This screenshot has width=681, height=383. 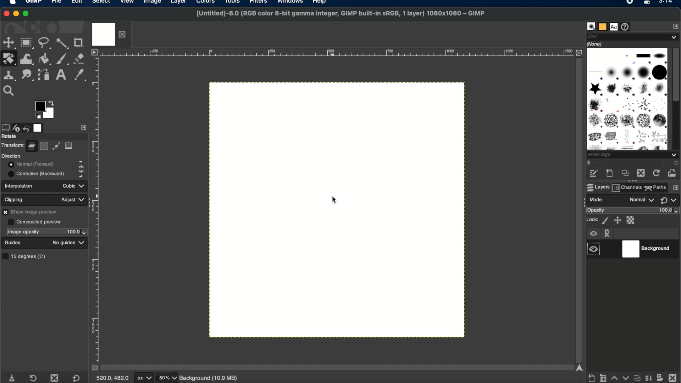 What do you see at coordinates (627, 99) in the screenshot?
I see `brush types` at bounding box center [627, 99].